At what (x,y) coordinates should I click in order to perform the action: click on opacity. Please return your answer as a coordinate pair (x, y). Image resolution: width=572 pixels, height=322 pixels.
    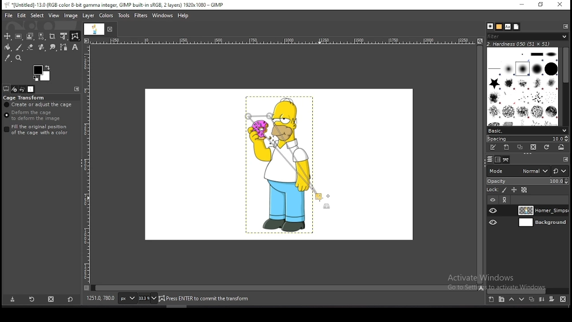
    Looking at the image, I should click on (527, 181).